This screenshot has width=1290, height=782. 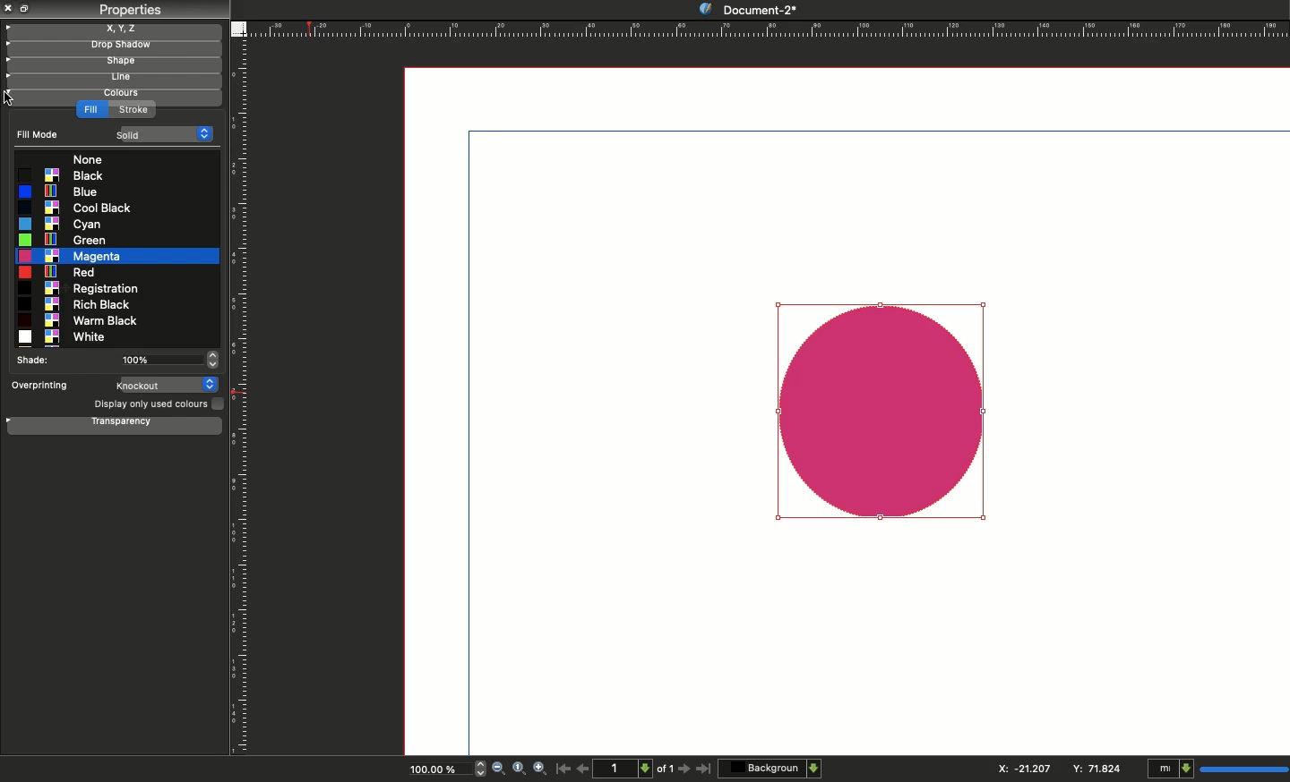 I want to click on Green, so click(x=62, y=240).